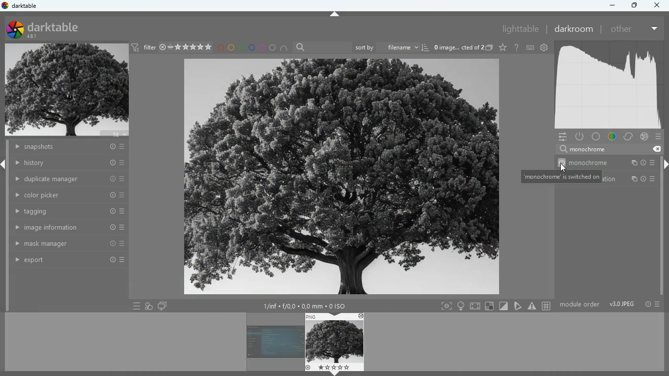 Image resolution: width=669 pixels, height=376 pixels. I want to click on frame, so click(445, 306).